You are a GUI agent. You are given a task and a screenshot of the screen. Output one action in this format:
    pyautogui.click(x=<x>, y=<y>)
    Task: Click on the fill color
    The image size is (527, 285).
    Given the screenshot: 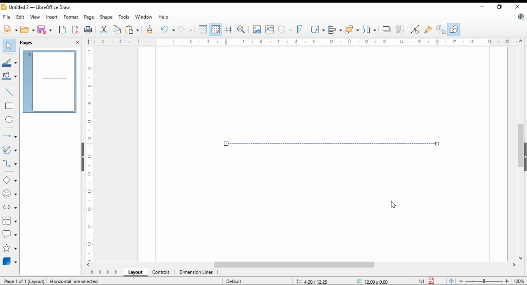 What is the action you would take?
    pyautogui.click(x=9, y=75)
    